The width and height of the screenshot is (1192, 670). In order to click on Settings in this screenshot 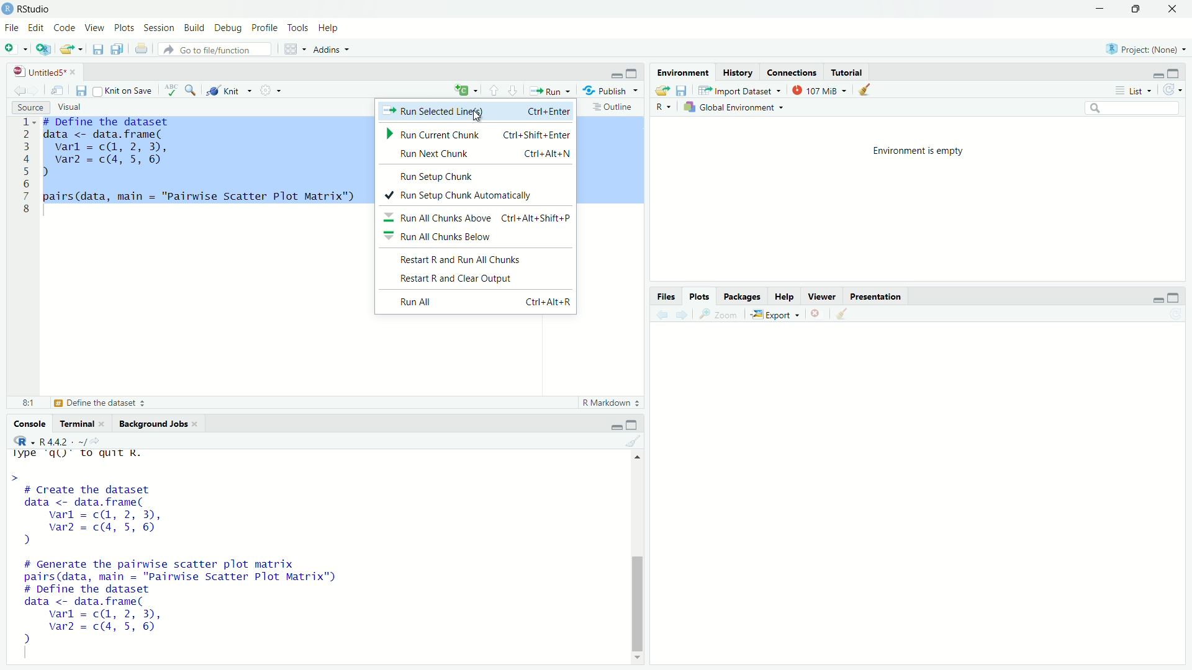, I will do `click(270, 89)`.